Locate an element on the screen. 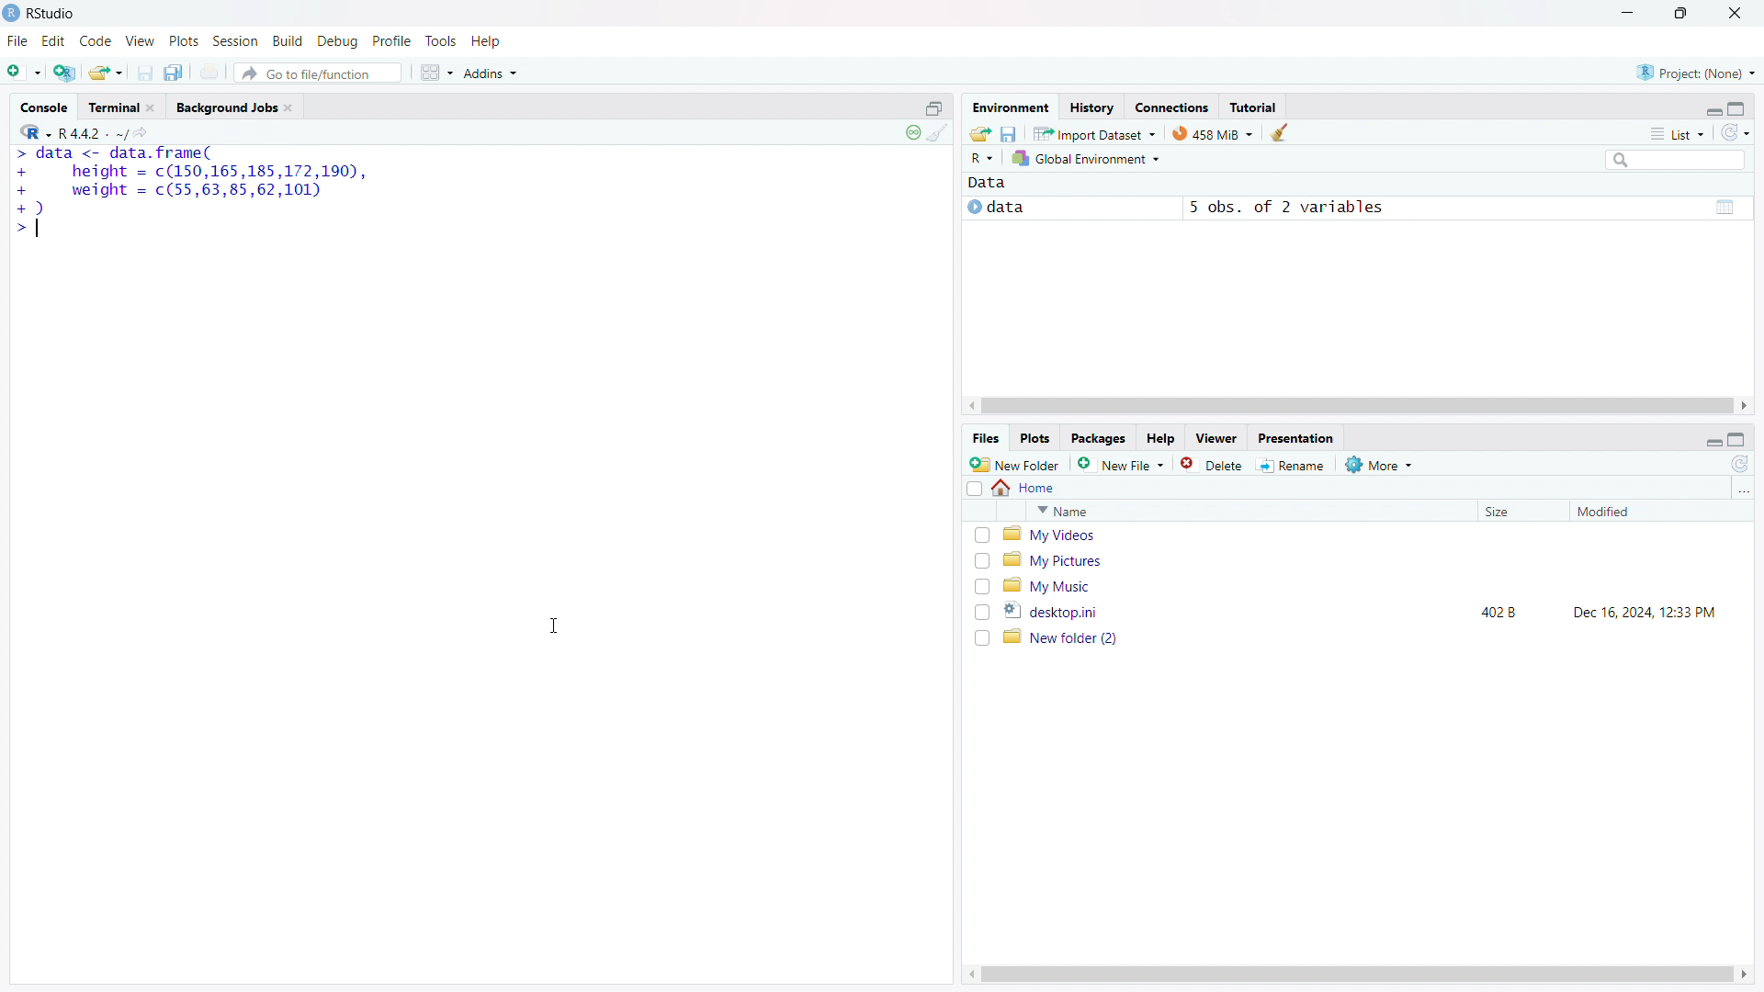  file is located at coordinates (17, 41).